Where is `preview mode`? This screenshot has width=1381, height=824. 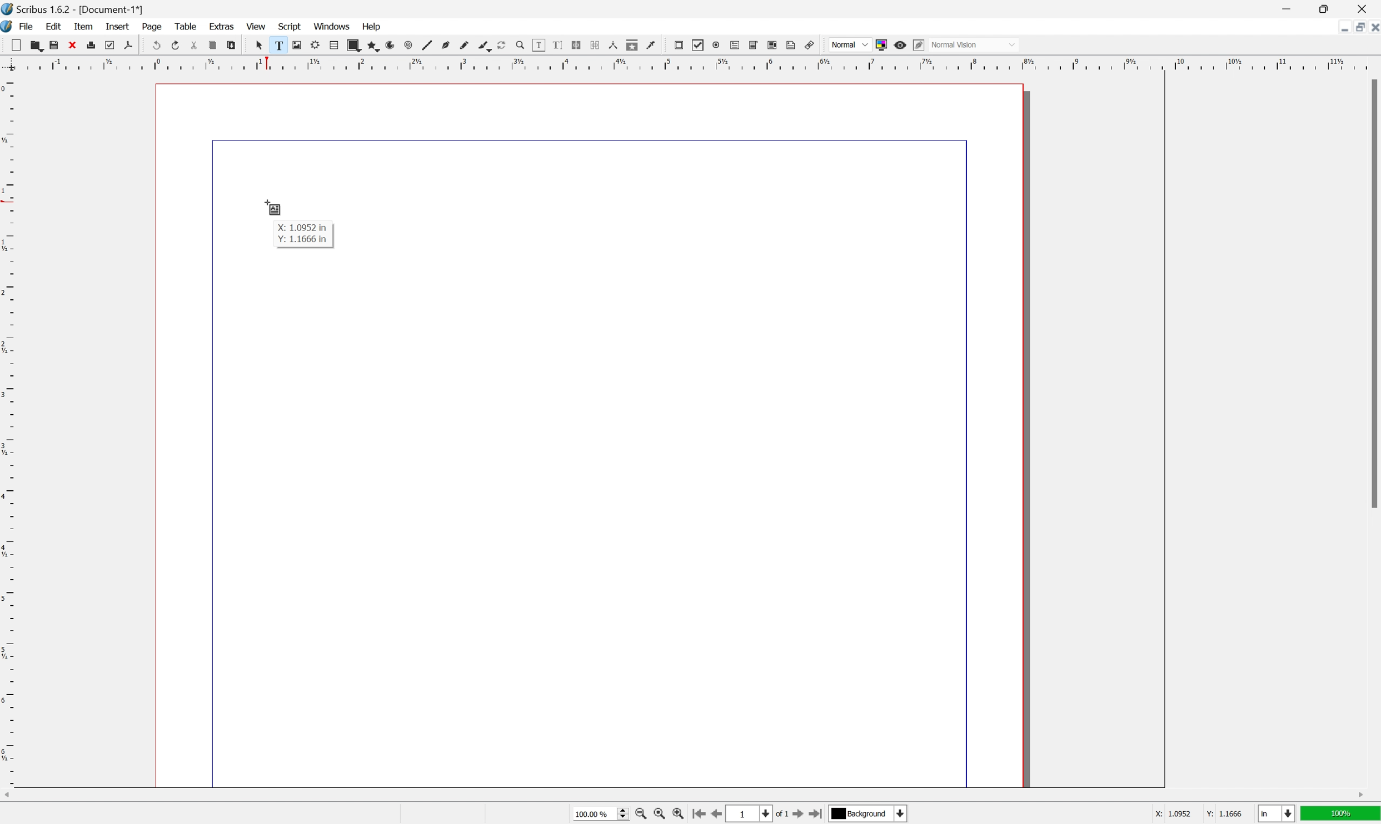
preview mode is located at coordinates (899, 44).